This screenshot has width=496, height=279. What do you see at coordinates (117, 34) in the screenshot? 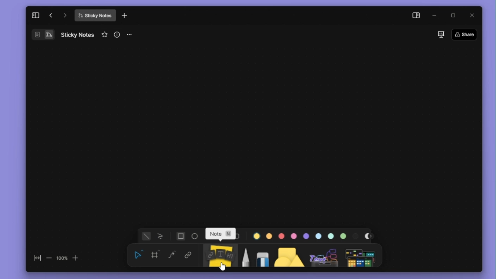
I see `view info` at bounding box center [117, 34].